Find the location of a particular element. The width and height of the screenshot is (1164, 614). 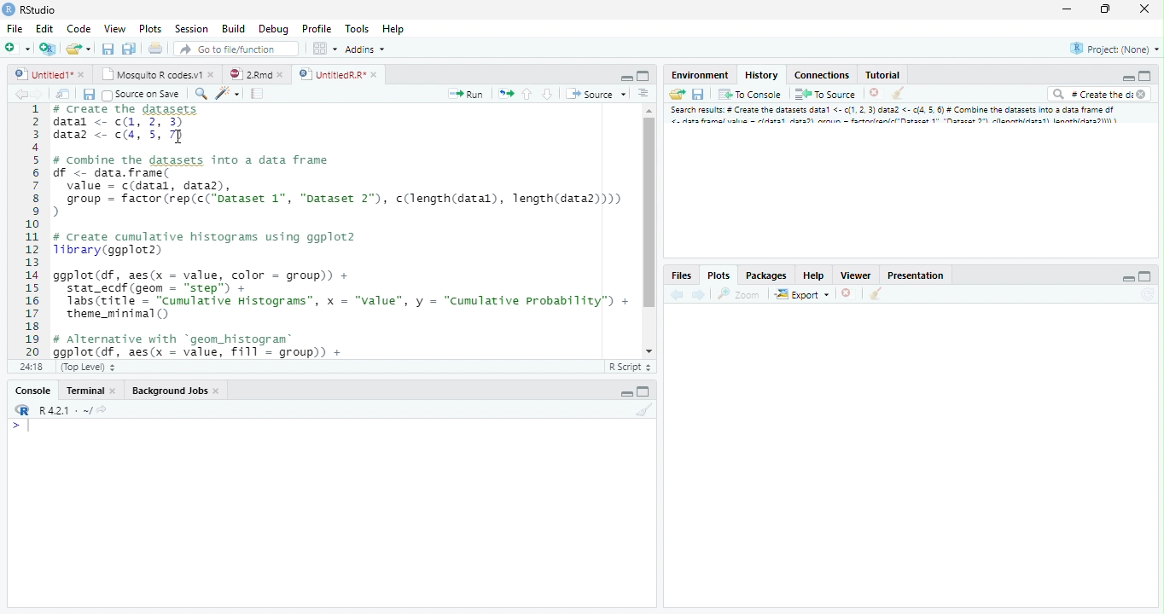

New file is located at coordinates (17, 47).